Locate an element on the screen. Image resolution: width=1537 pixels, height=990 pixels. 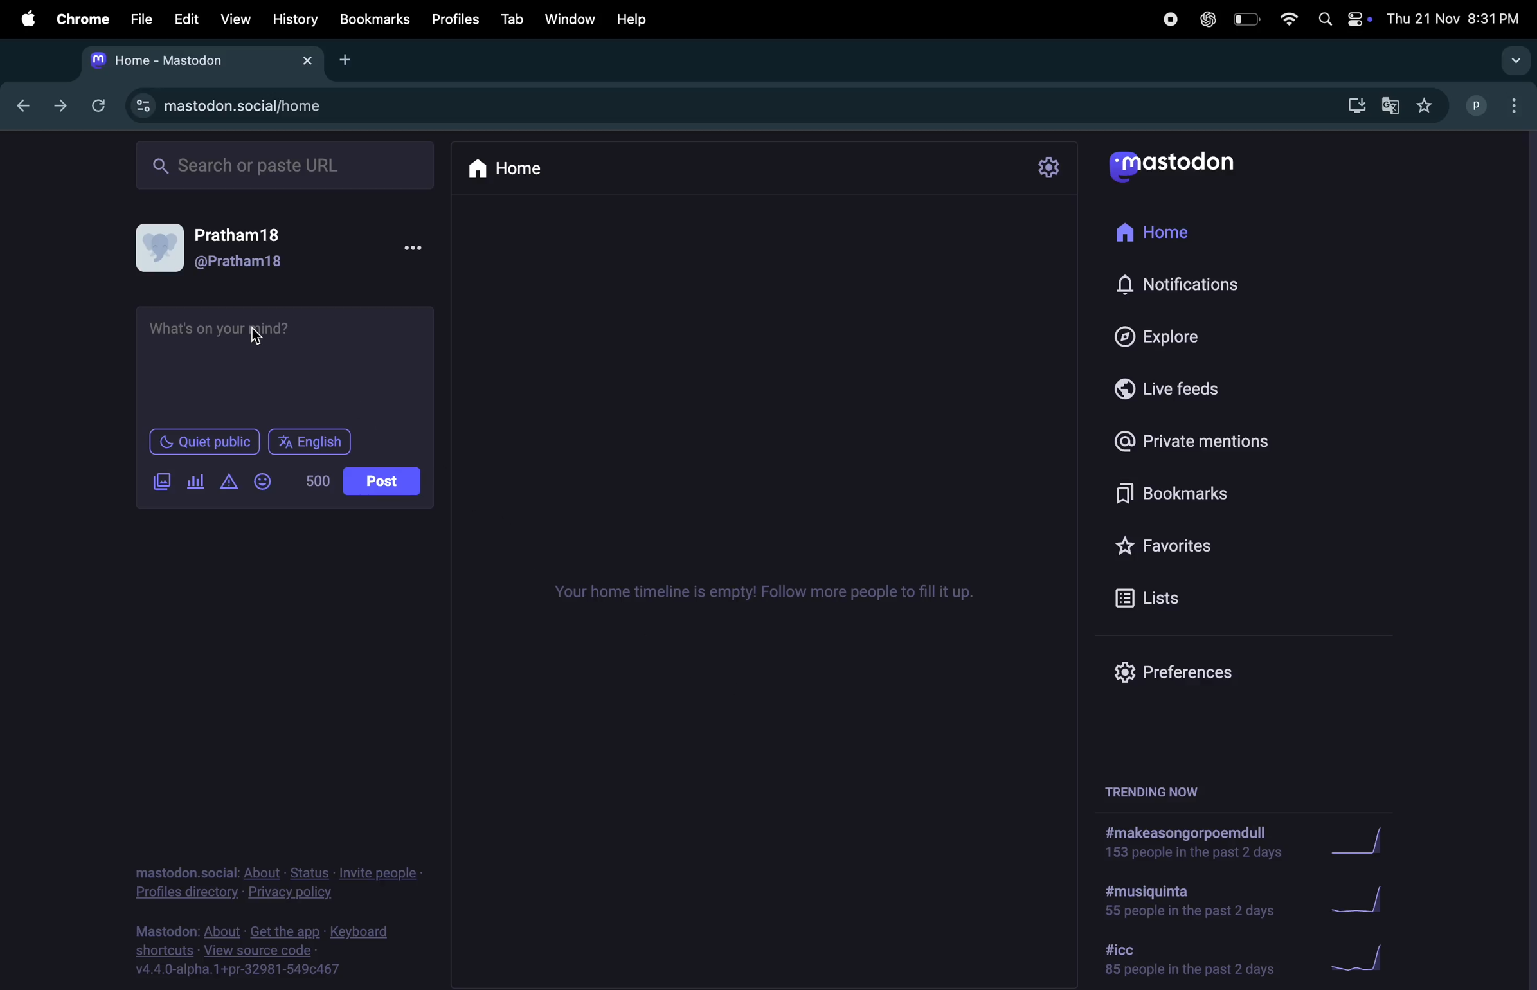
words is located at coordinates (319, 481).